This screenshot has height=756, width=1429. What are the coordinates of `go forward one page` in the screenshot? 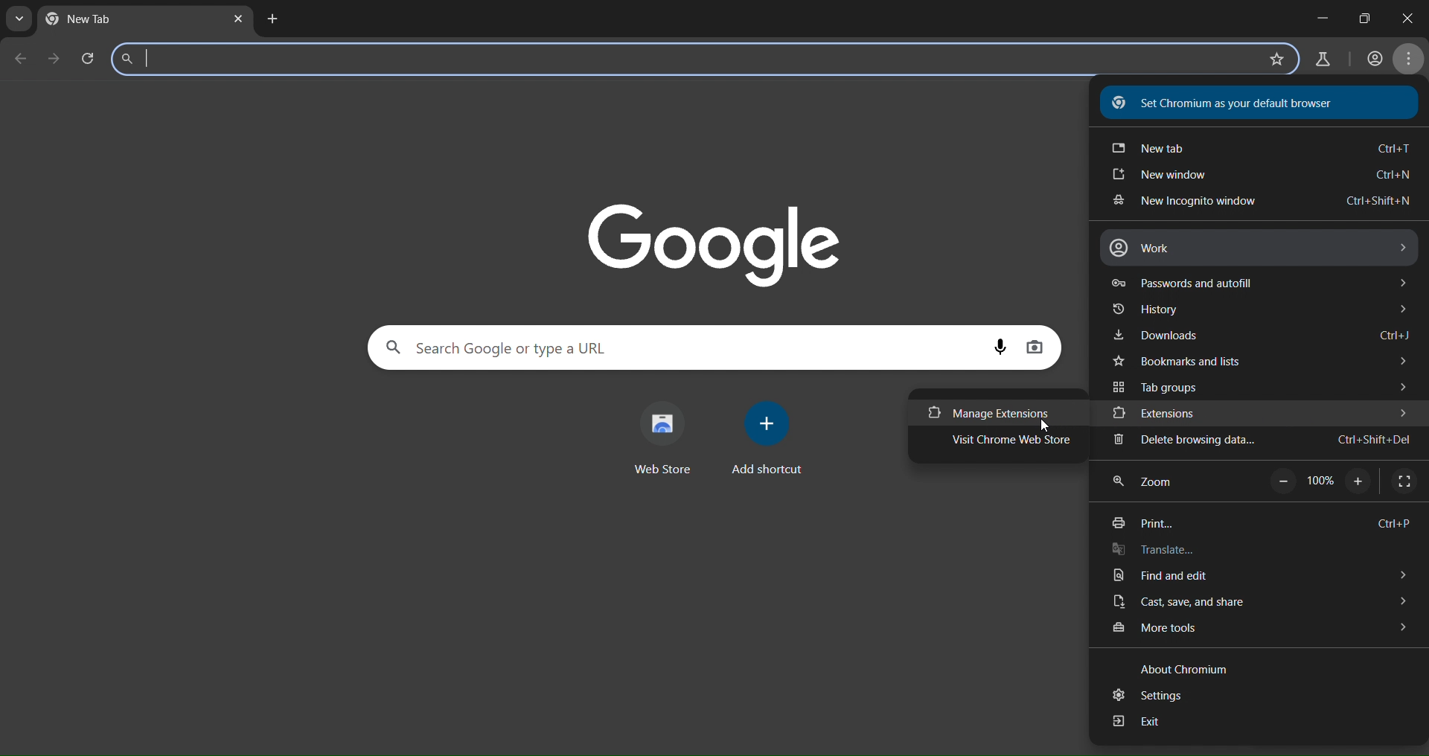 It's located at (57, 60).